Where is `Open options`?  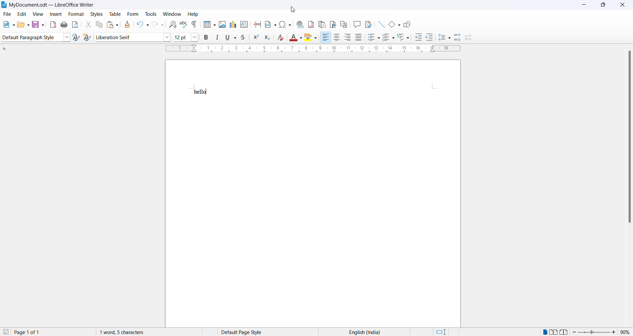
Open options is located at coordinates (23, 25).